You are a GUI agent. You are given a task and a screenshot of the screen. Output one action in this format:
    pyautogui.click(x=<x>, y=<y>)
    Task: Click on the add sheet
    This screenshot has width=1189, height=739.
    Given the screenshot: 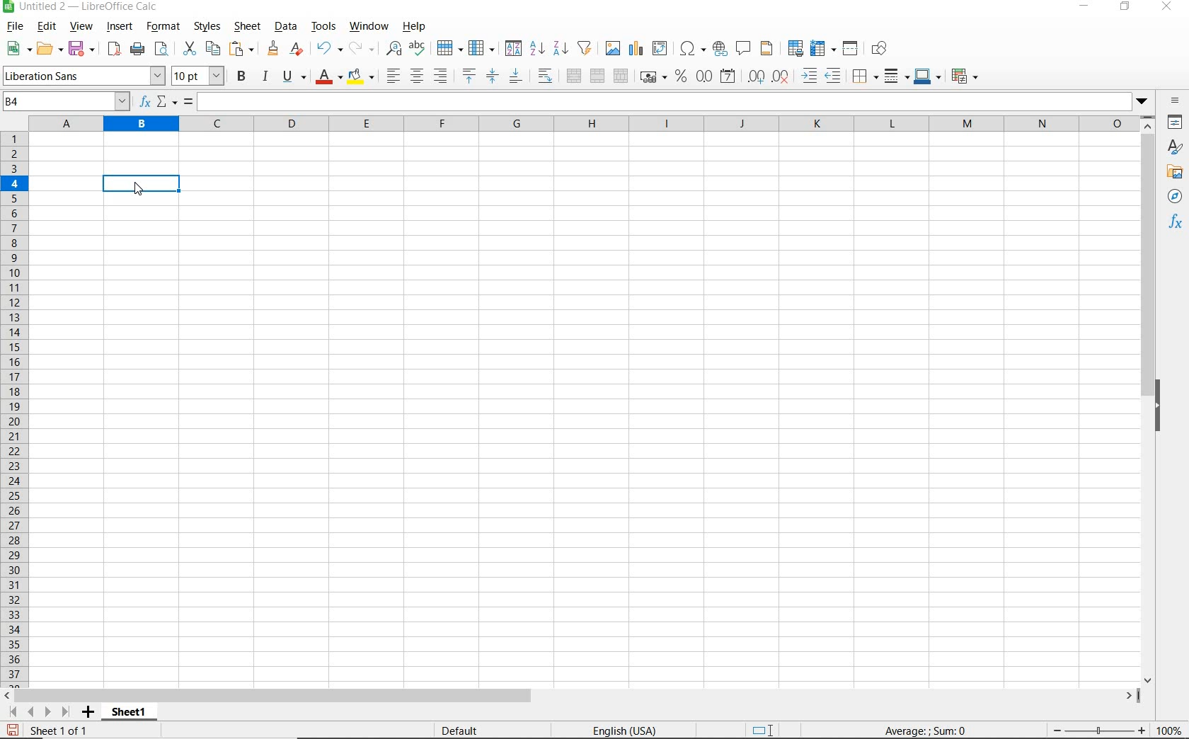 What is the action you would take?
    pyautogui.click(x=87, y=713)
    